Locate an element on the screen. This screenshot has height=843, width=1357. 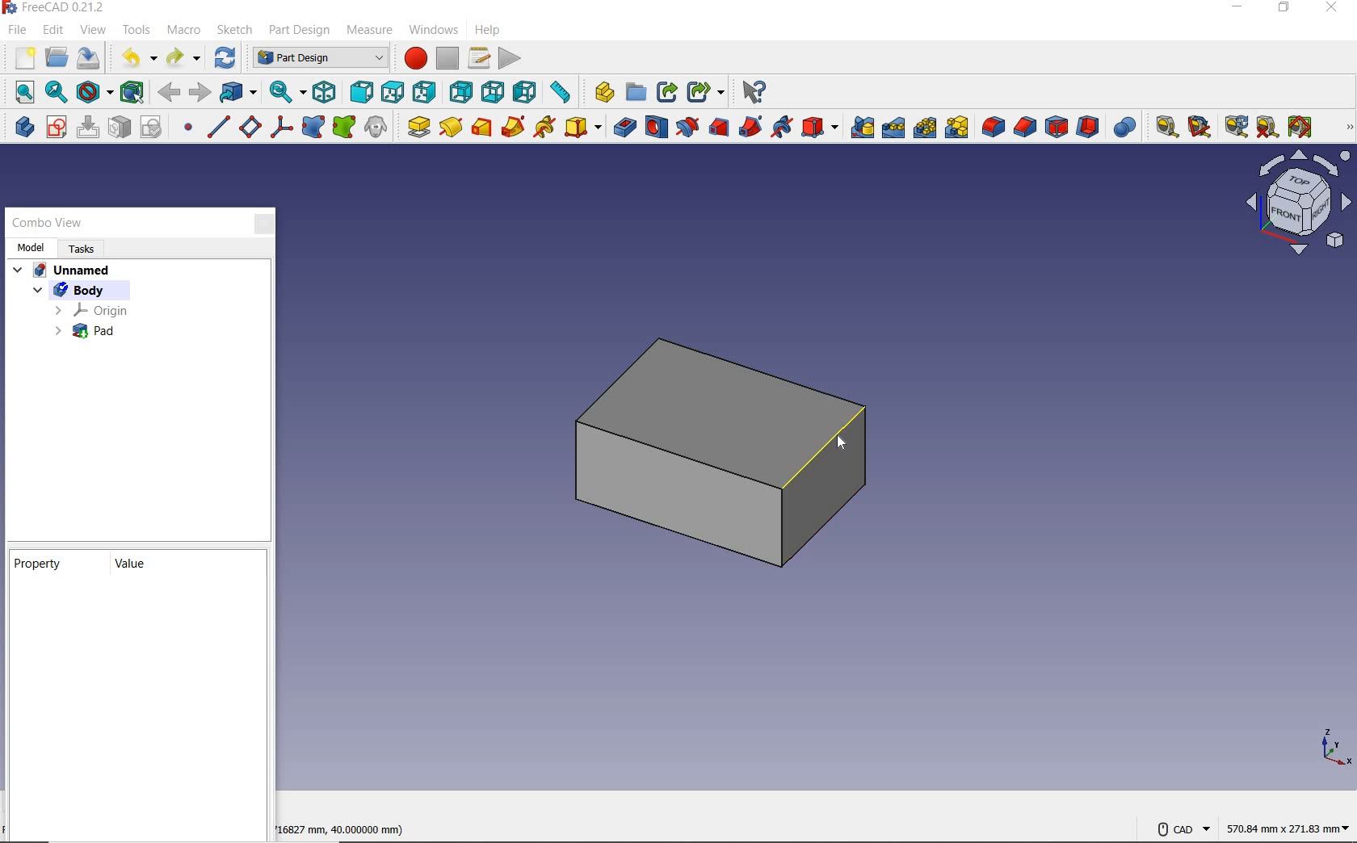
save is located at coordinates (89, 58).